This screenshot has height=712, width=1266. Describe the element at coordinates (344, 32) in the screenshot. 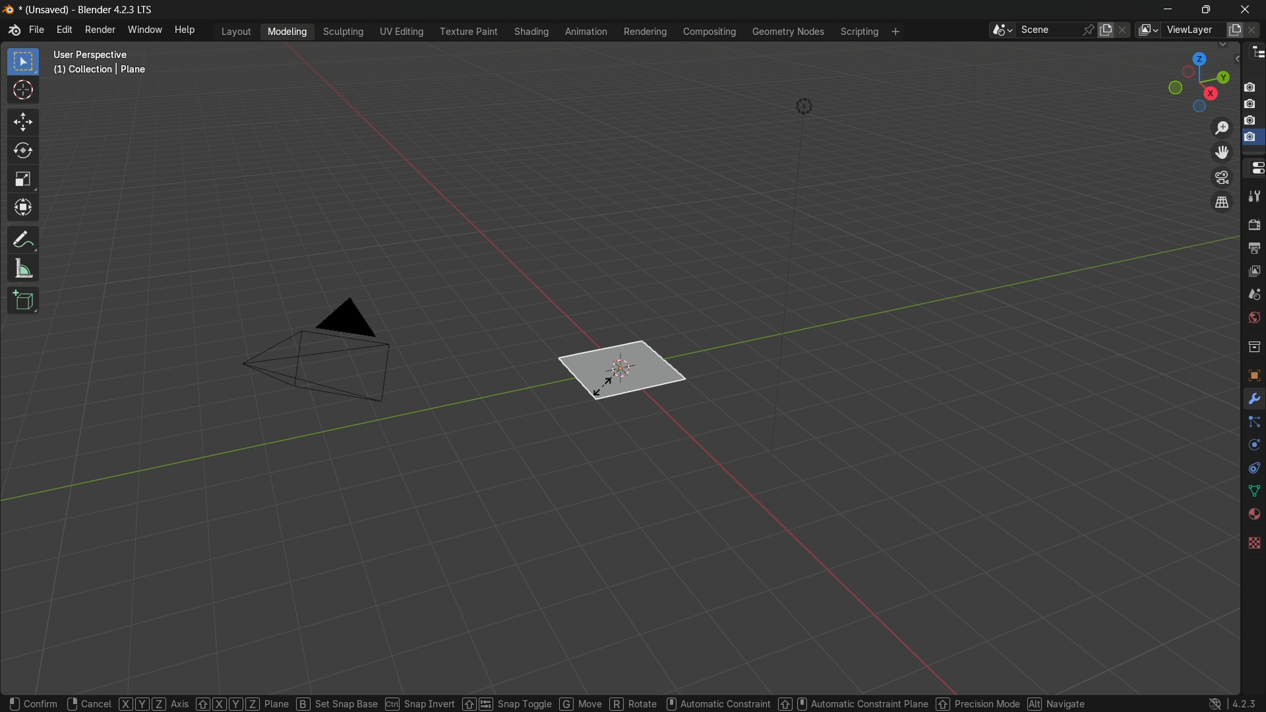

I see `sculpting` at that location.